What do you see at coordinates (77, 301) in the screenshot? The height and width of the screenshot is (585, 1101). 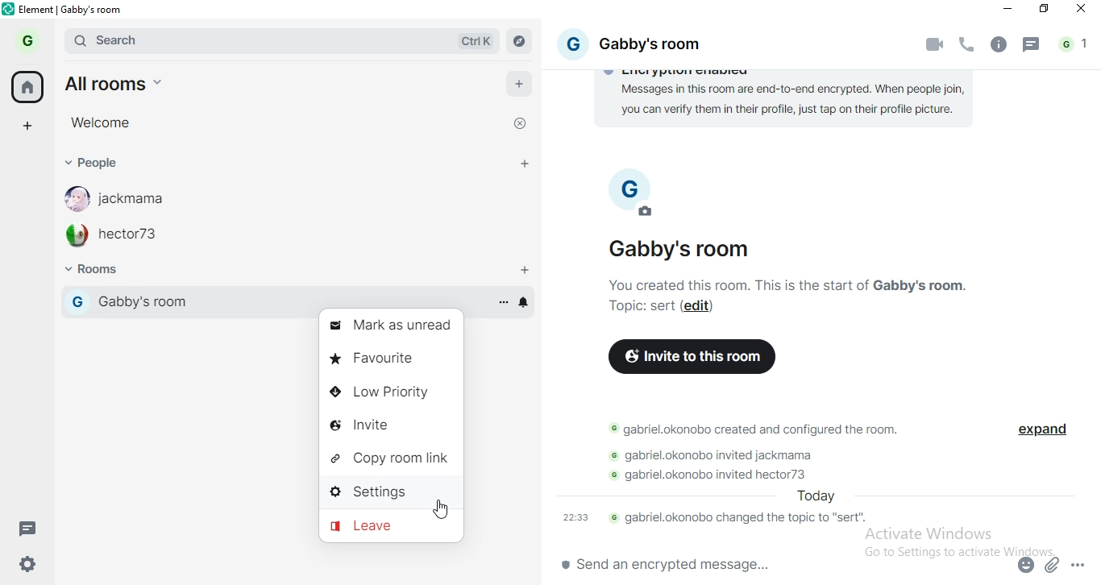 I see `G` at bounding box center [77, 301].